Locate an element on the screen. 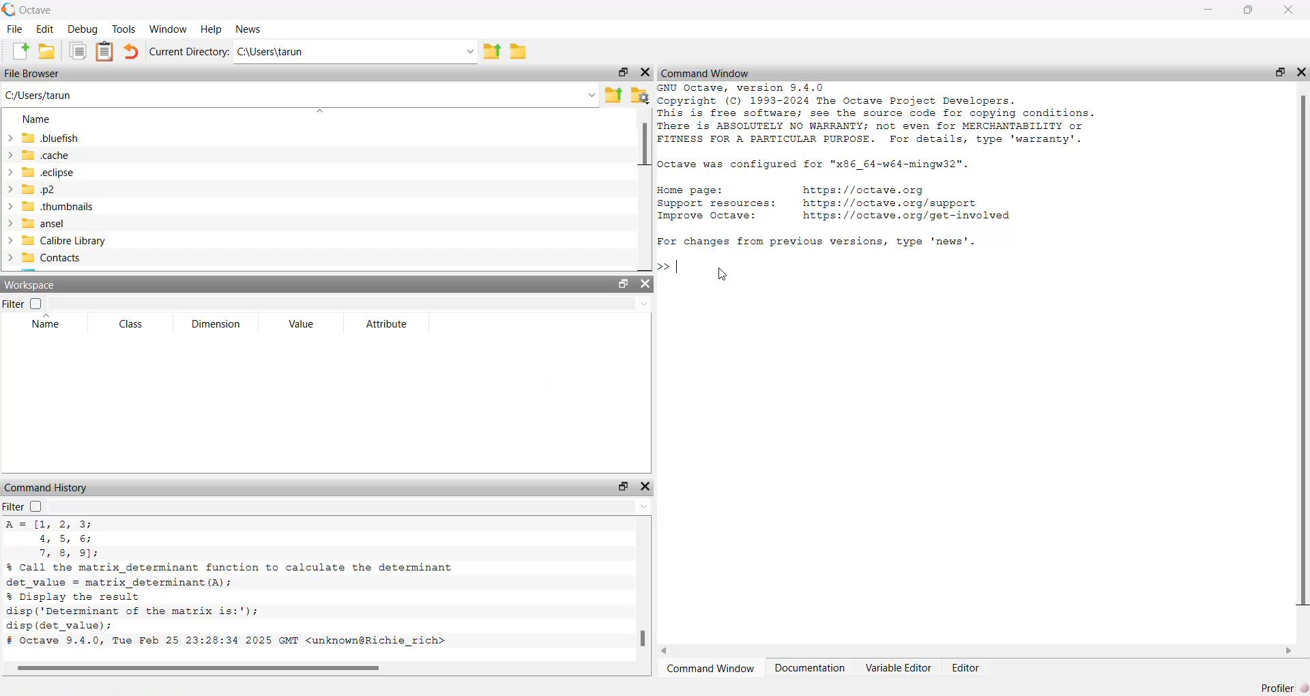  name is located at coordinates (42, 120).